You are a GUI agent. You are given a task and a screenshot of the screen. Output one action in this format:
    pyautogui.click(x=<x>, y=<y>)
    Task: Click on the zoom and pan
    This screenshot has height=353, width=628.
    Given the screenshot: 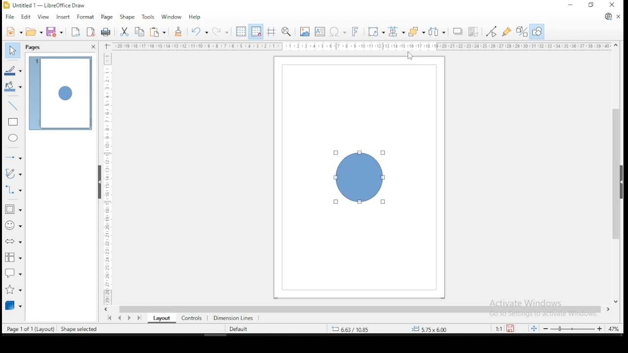 What is the action you would take?
    pyautogui.click(x=287, y=31)
    